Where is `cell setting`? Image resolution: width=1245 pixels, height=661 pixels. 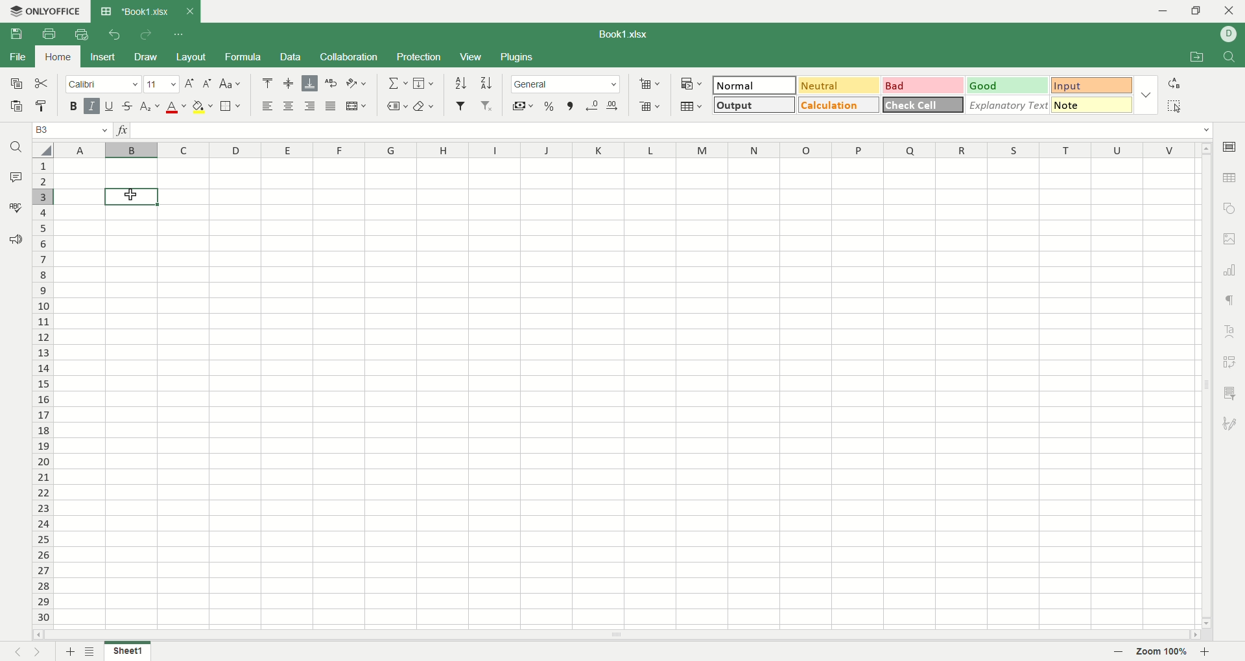
cell setting is located at coordinates (1230, 146).